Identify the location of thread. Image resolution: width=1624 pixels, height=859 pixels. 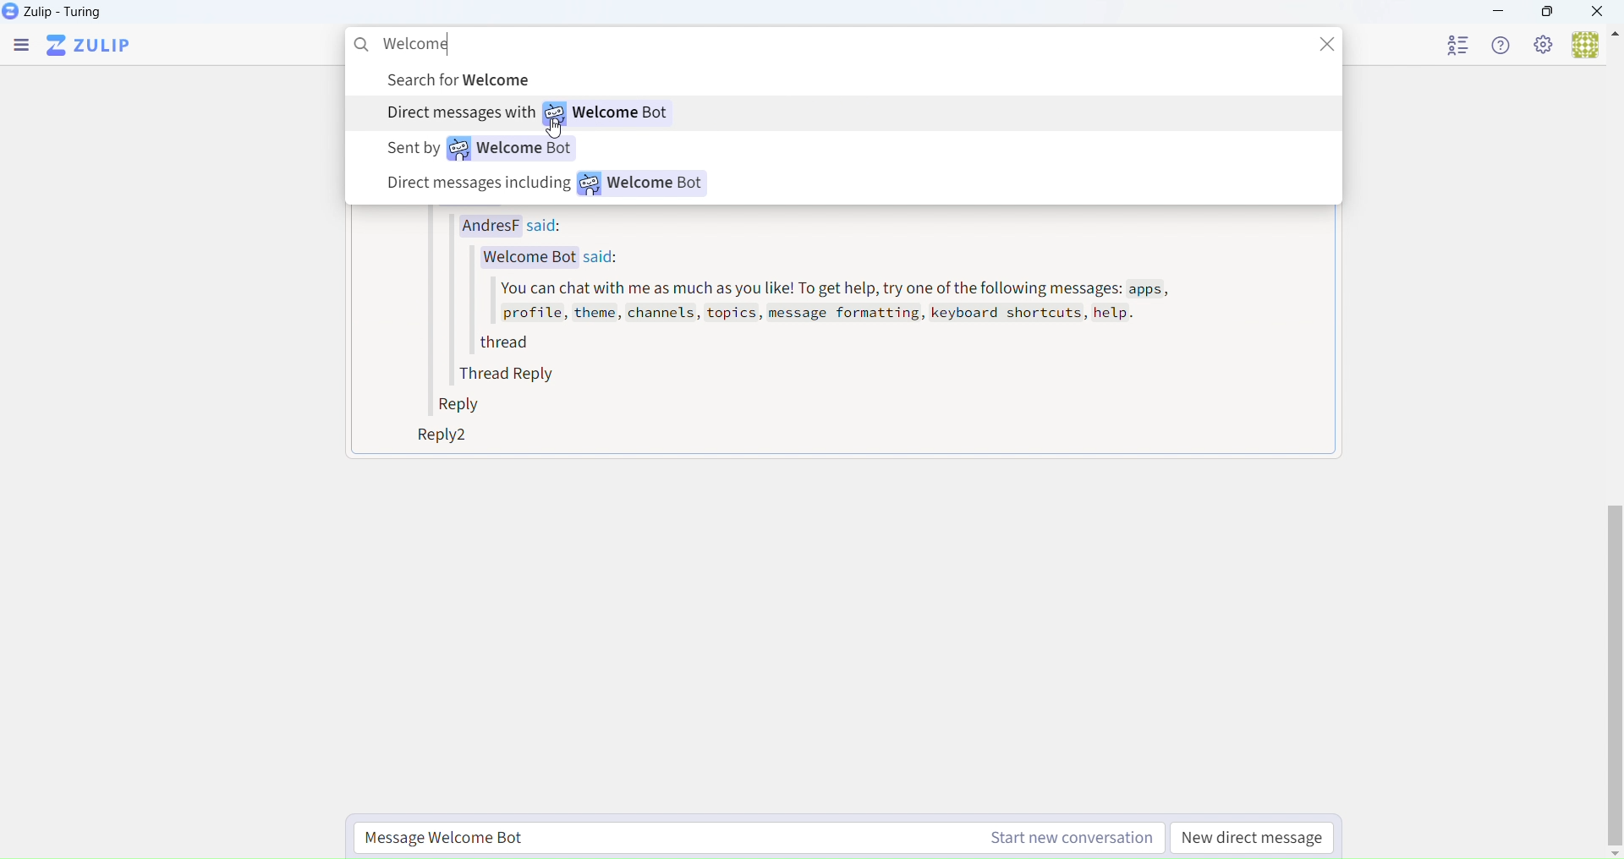
(501, 346).